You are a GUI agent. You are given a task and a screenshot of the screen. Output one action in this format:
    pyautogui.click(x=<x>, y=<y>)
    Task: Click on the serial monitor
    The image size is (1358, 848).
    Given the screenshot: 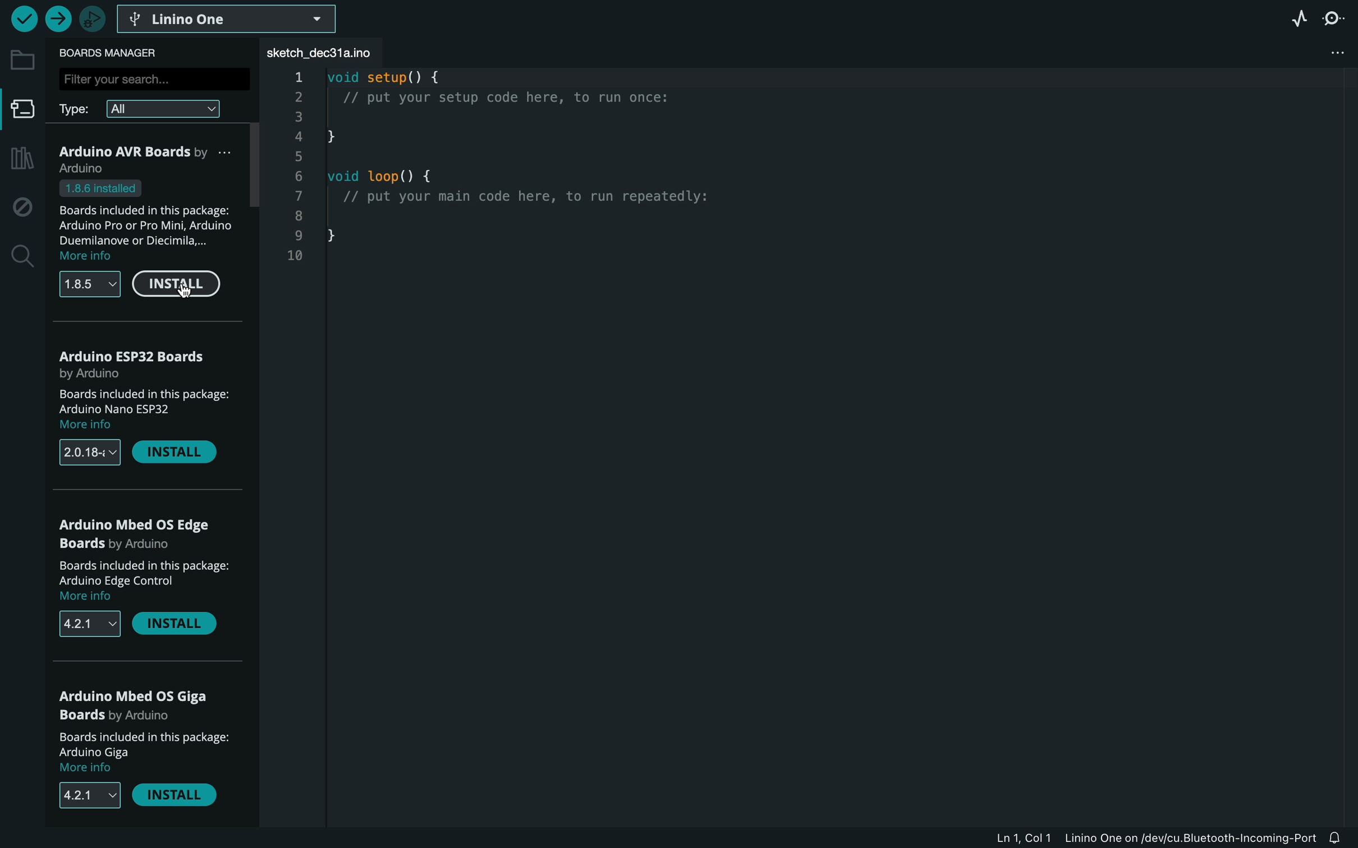 What is the action you would take?
    pyautogui.click(x=1338, y=18)
    